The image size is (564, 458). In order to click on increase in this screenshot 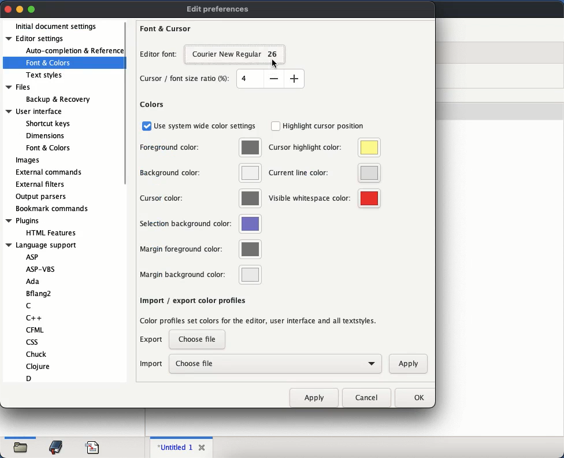, I will do `click(294, 79)`.